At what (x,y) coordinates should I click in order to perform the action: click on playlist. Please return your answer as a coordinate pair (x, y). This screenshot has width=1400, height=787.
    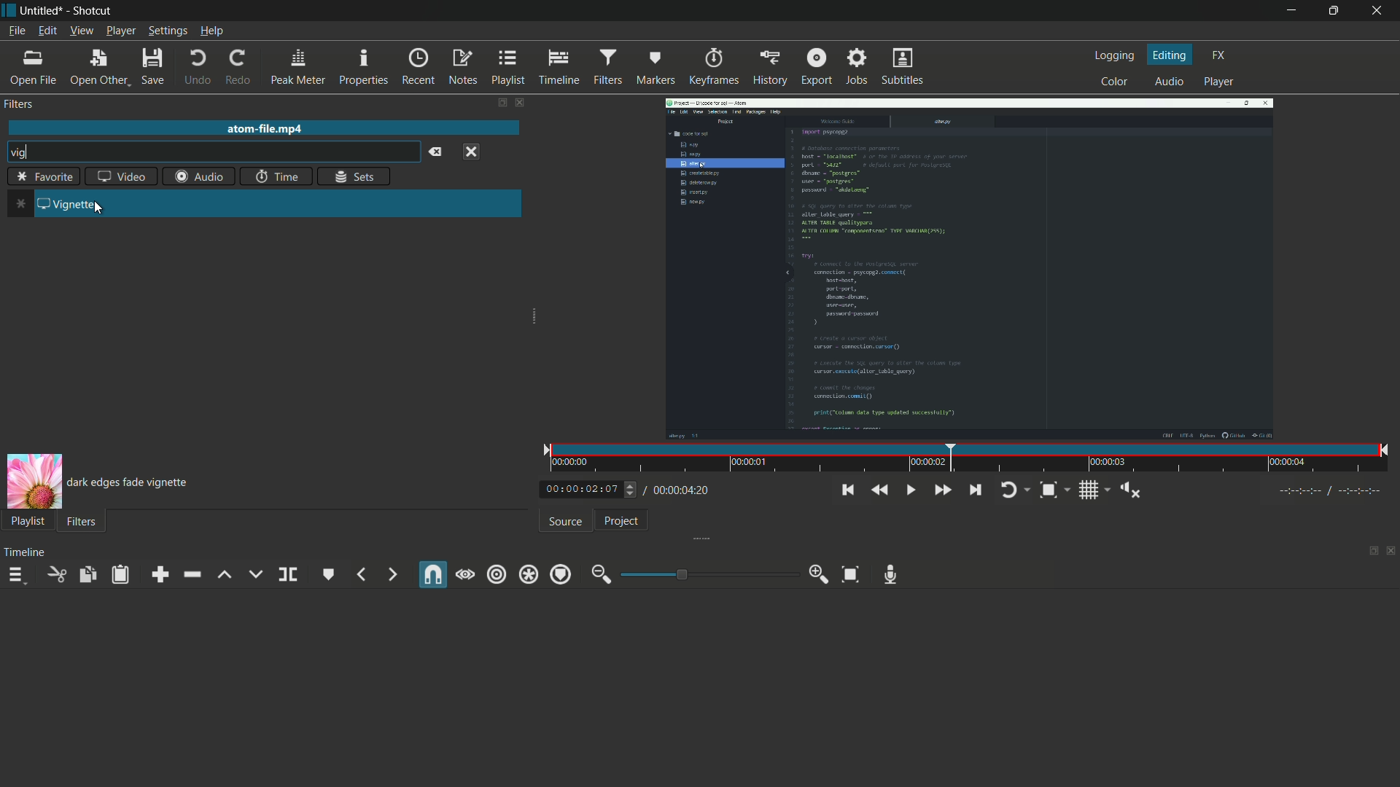
    Looking at the image, I should click on (509, 67).